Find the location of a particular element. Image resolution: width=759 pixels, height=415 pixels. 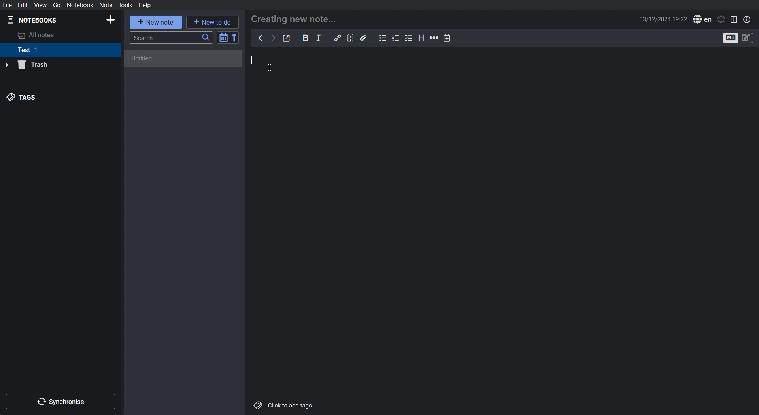

Numbered List is located at coordinates (395, 38).